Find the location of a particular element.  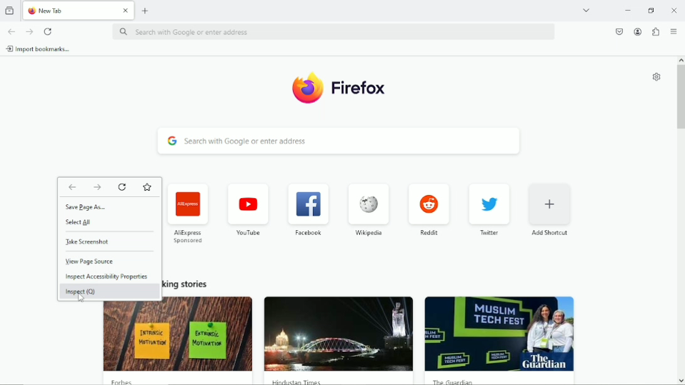

New tab is located at coordinates (146, 11).